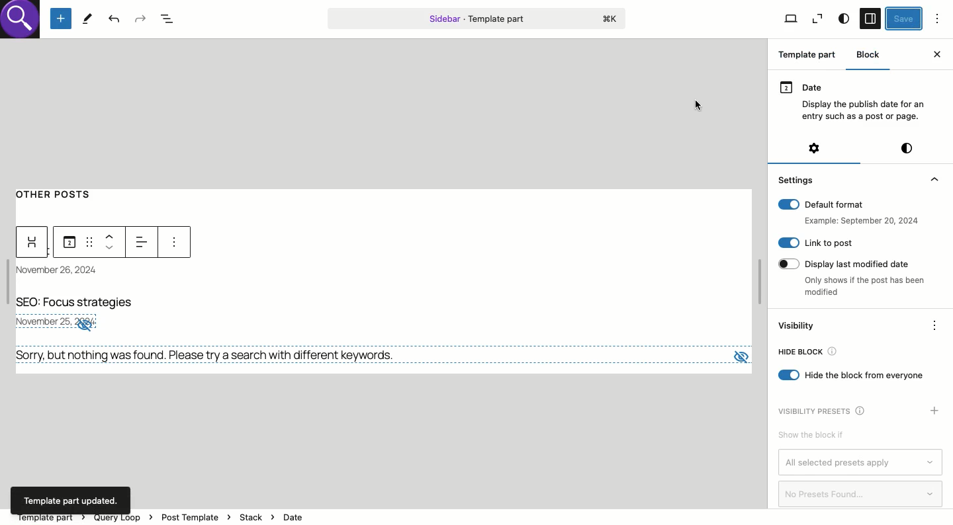  Describe the element at coordinates (815, 243) in the screenshot. I see `Link to post` at that location.